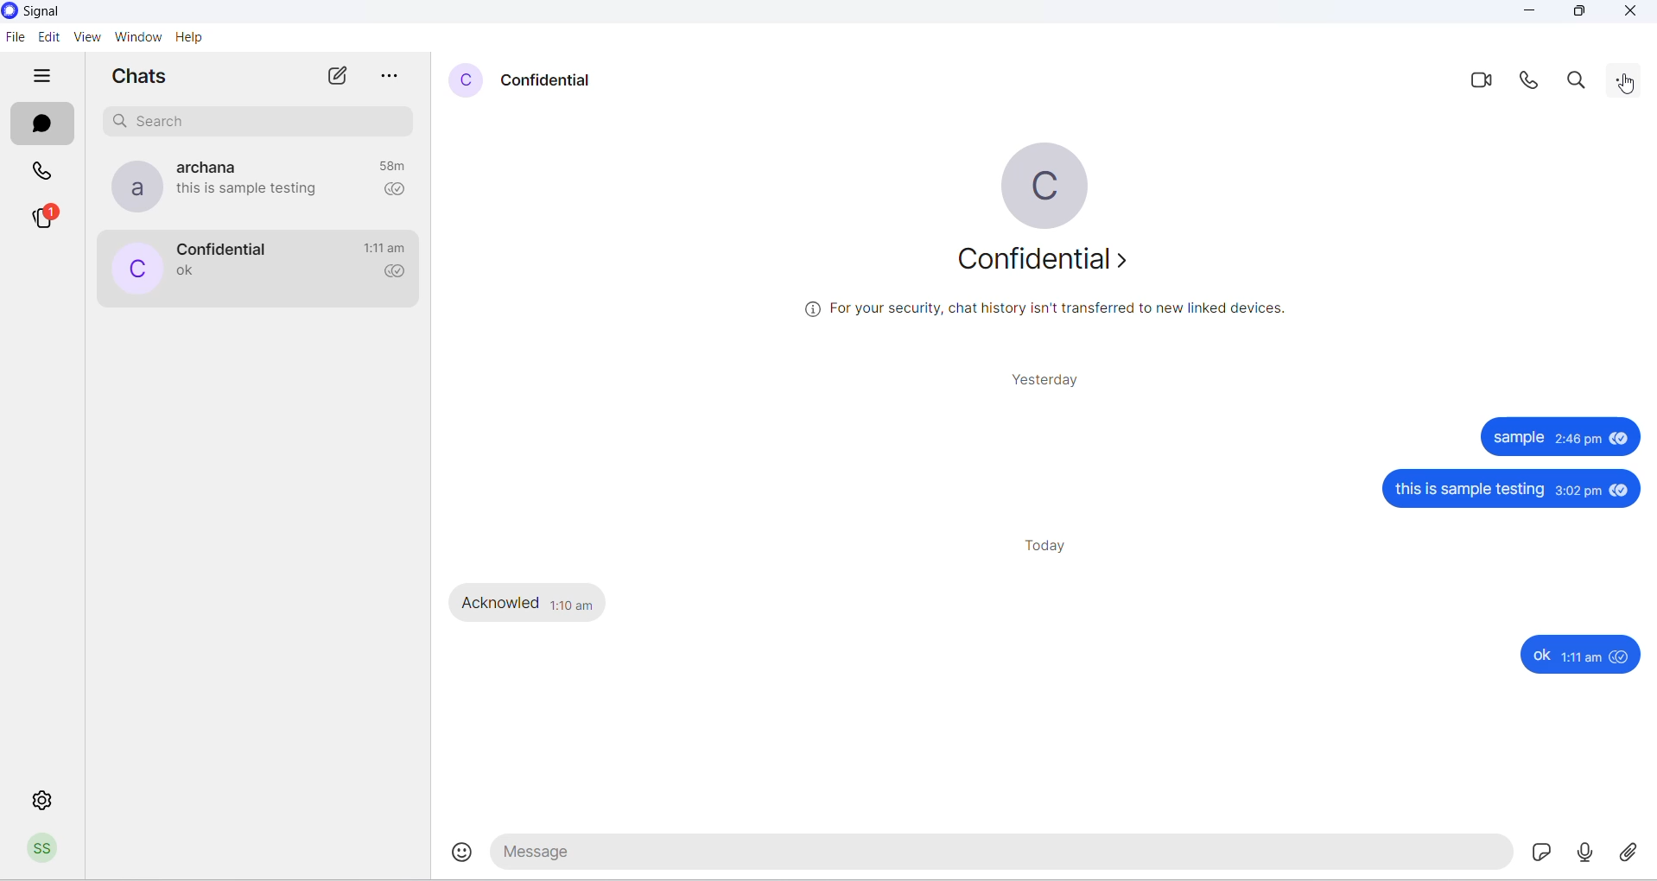 This screenshot has height=881, width=1657. I want to click on this is sample testing, so click(1471, 491).